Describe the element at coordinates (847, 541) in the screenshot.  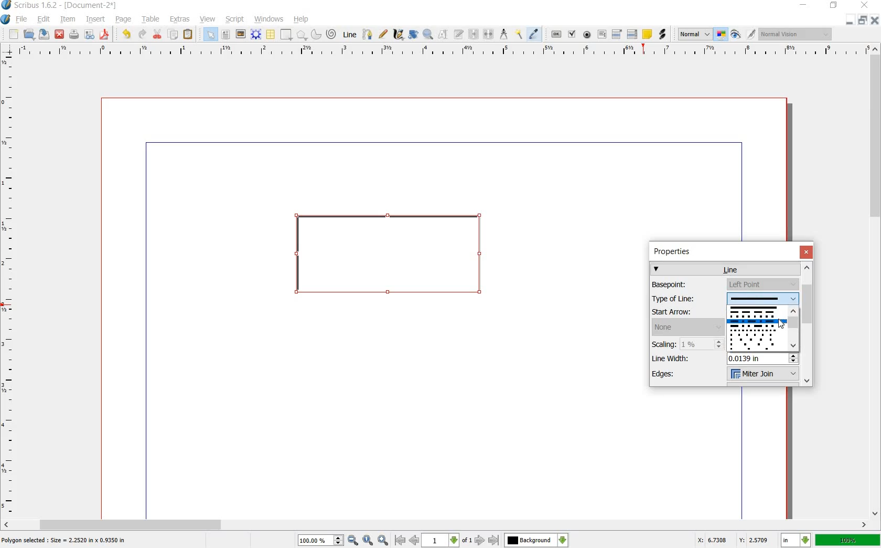
I see `100%` at that location.